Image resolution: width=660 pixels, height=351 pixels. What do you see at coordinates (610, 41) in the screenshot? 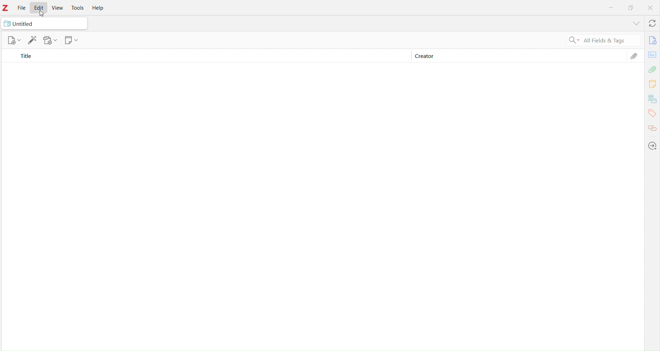
I see `Fields and tags` at bounding box center [610, 41].